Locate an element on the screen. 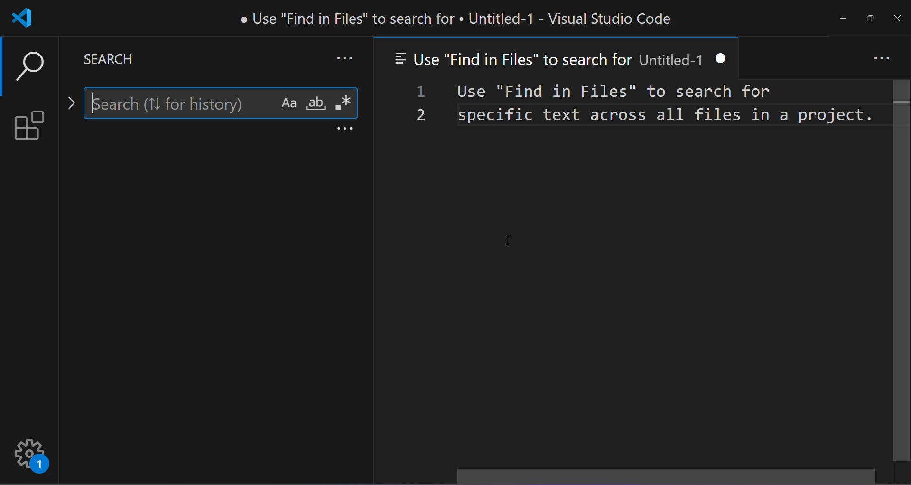 The width and height of the screenshot is (911, 485). more search option is located at coordinates (344, 59).